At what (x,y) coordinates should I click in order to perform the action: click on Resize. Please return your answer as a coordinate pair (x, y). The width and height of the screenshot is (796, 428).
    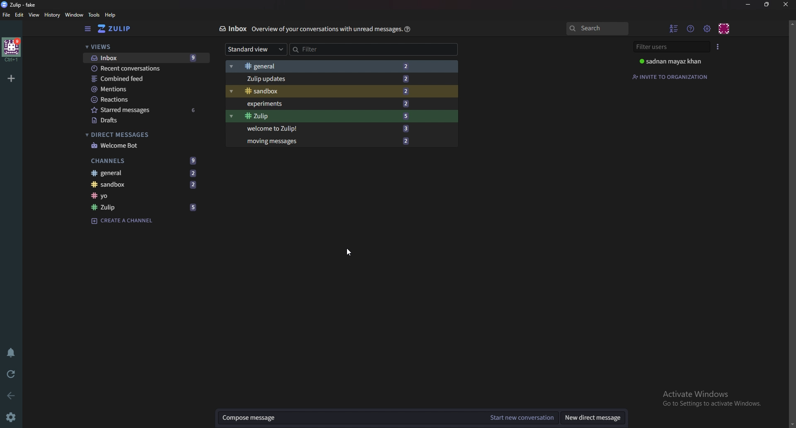
    Looking at the image, I should click on (766, 5).